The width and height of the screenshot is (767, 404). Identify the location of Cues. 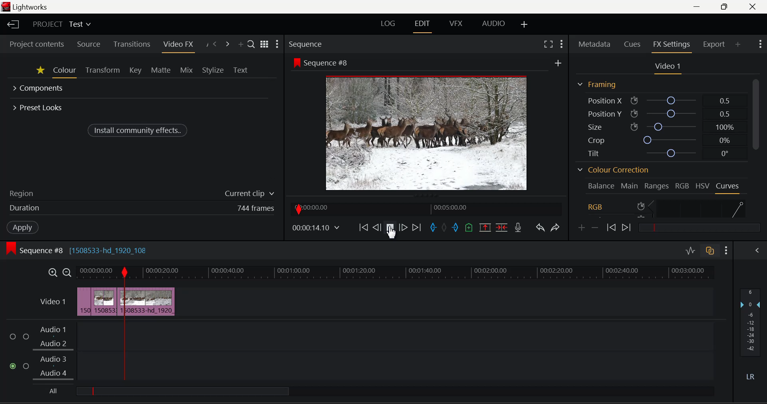
(632, 44).